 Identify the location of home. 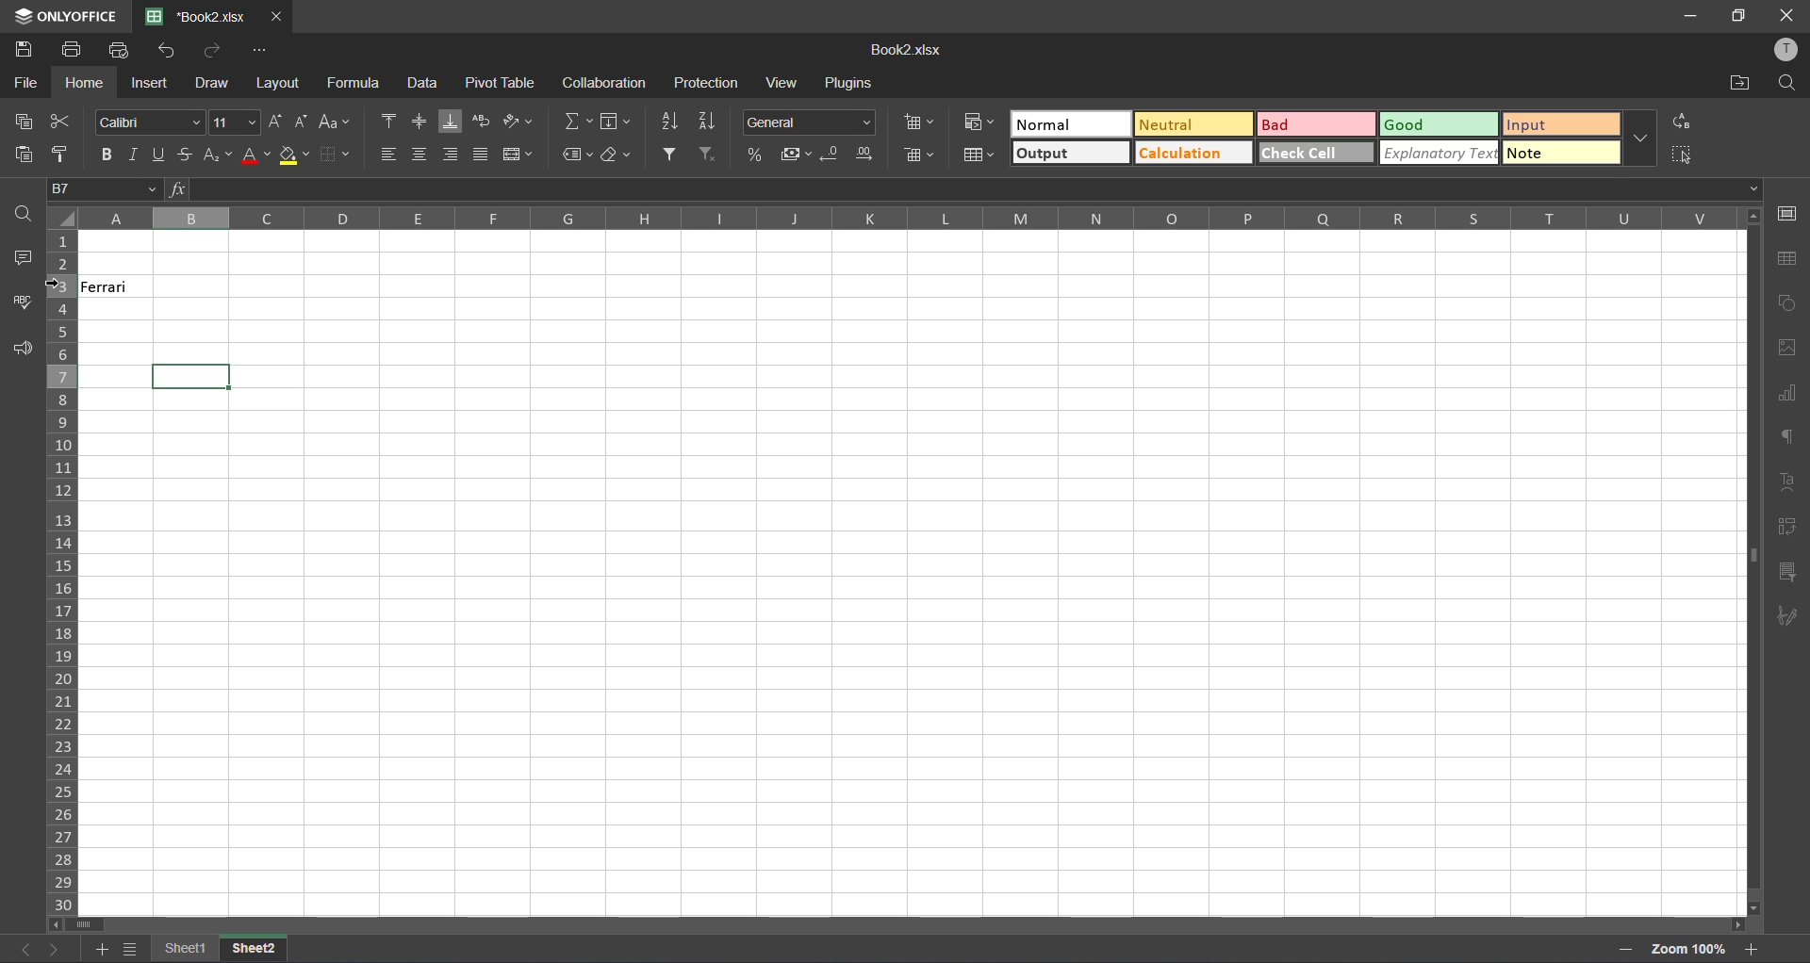
(81, 85).